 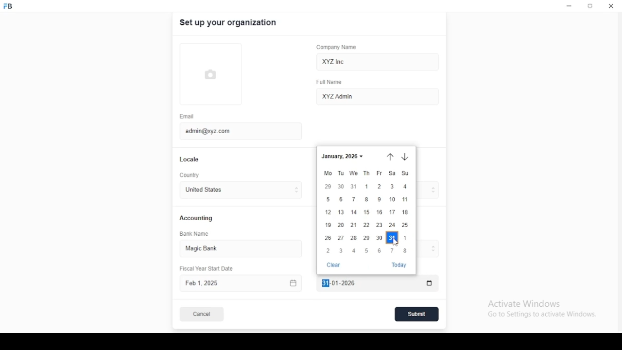 I want to click on 28, so click(x=353, y=238).